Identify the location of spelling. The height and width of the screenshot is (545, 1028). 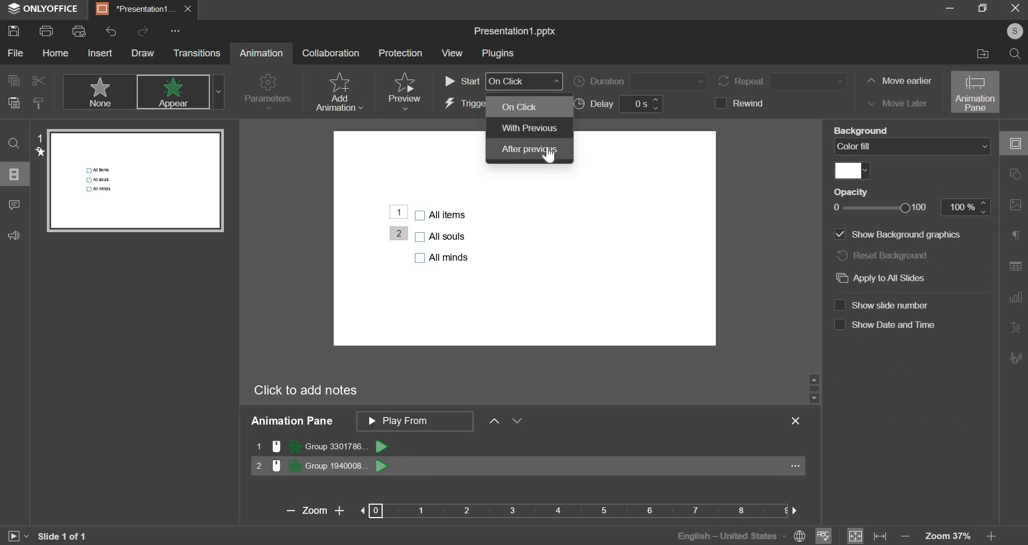
(824, 534).